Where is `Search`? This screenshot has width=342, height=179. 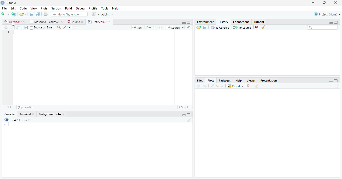 Search is located at coordinates (323, 28).